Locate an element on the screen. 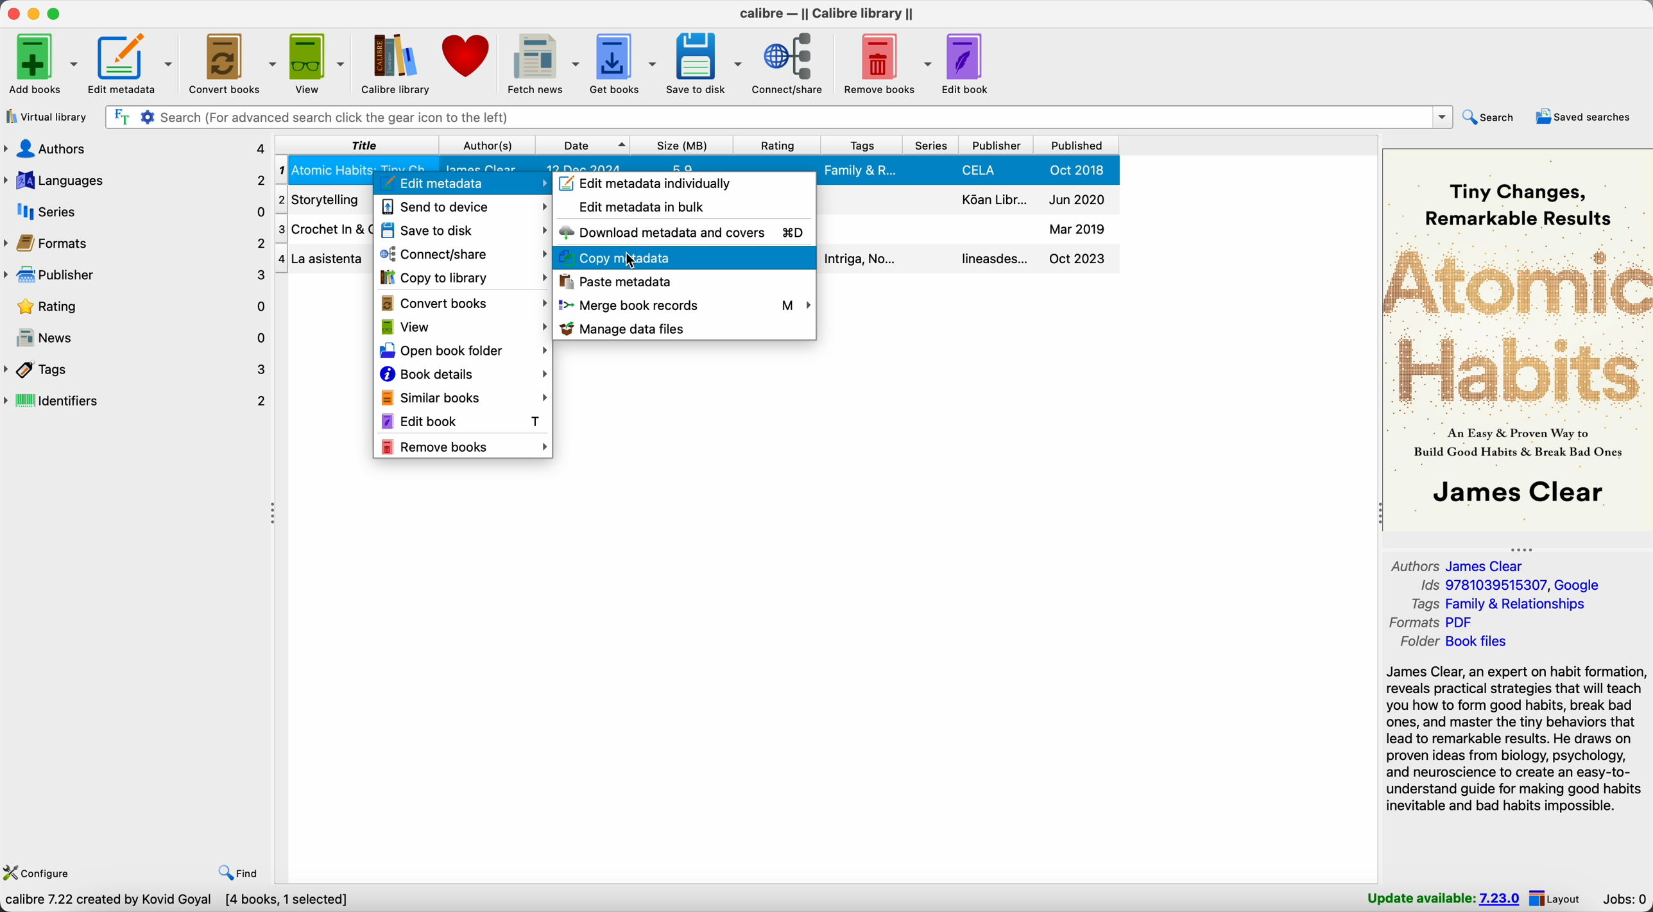 Image resolution: width=1653 pixels, height=912 pixels. publisher is located at coordinates (135, 275).